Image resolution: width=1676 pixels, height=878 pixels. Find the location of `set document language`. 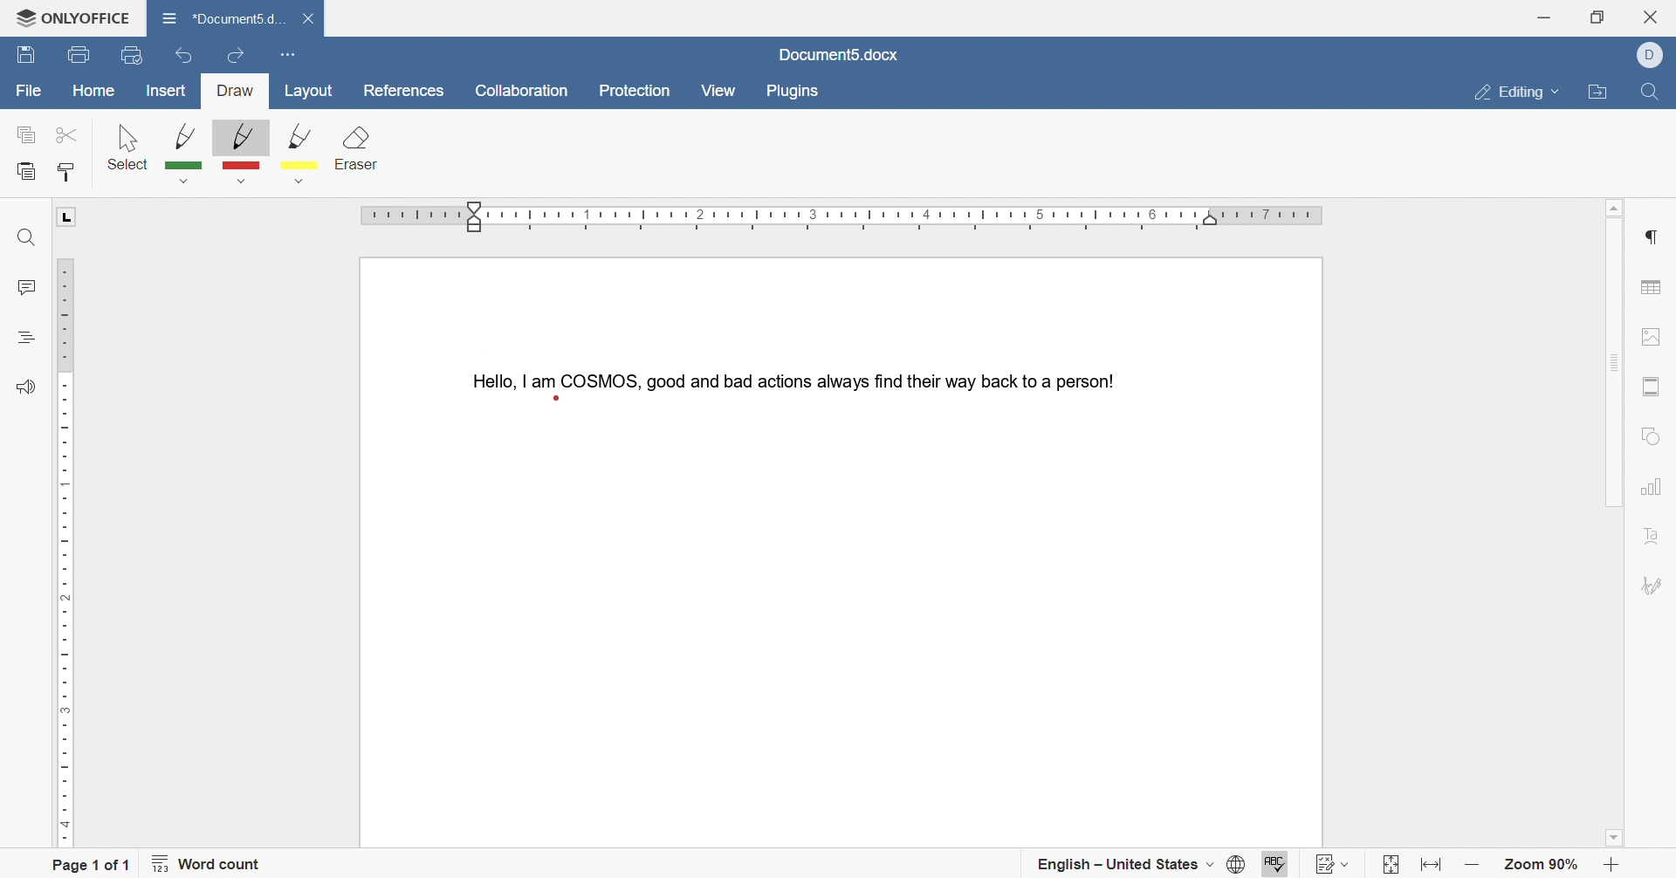

set document language is located at coordinates (1233, 866).